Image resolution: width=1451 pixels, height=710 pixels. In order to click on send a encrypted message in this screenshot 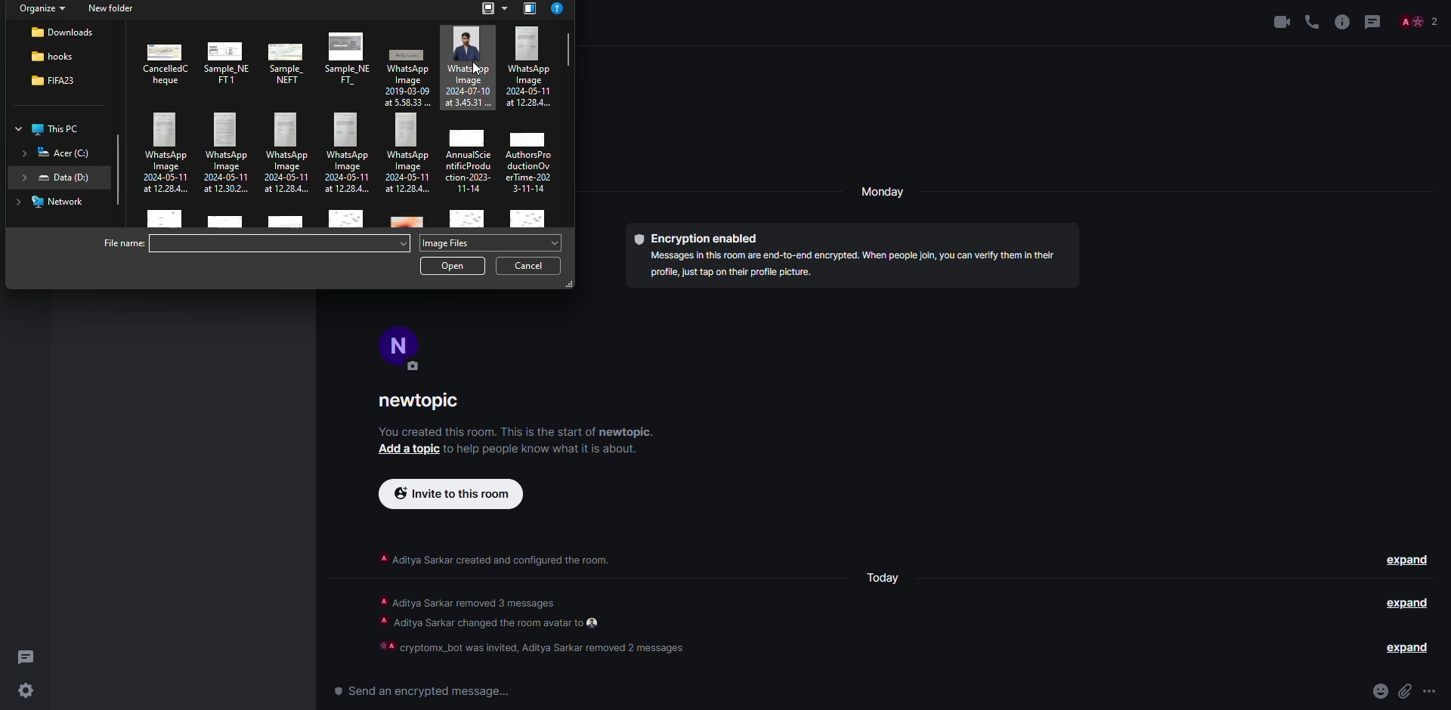, I will do `click(419, 690)`.